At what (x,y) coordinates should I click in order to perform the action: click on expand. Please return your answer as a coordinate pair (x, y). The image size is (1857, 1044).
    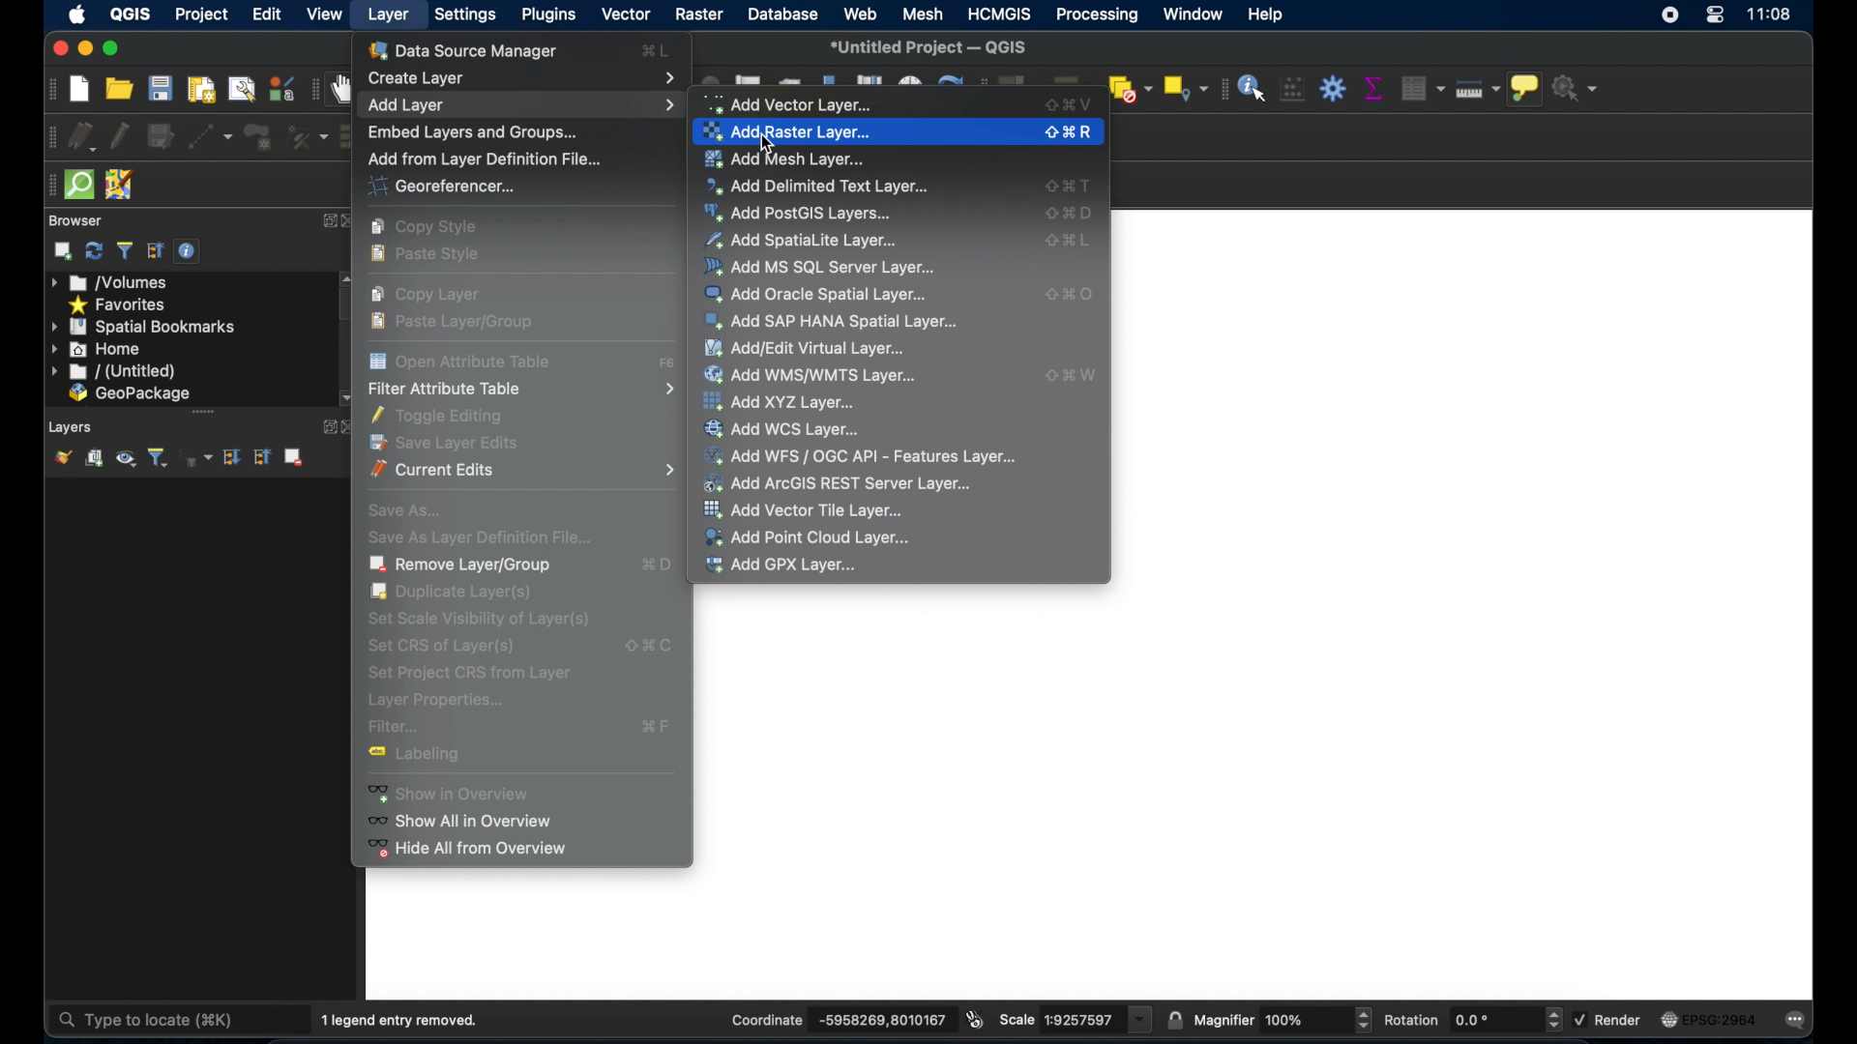
    Looking at the image, I should click on (329, 220).